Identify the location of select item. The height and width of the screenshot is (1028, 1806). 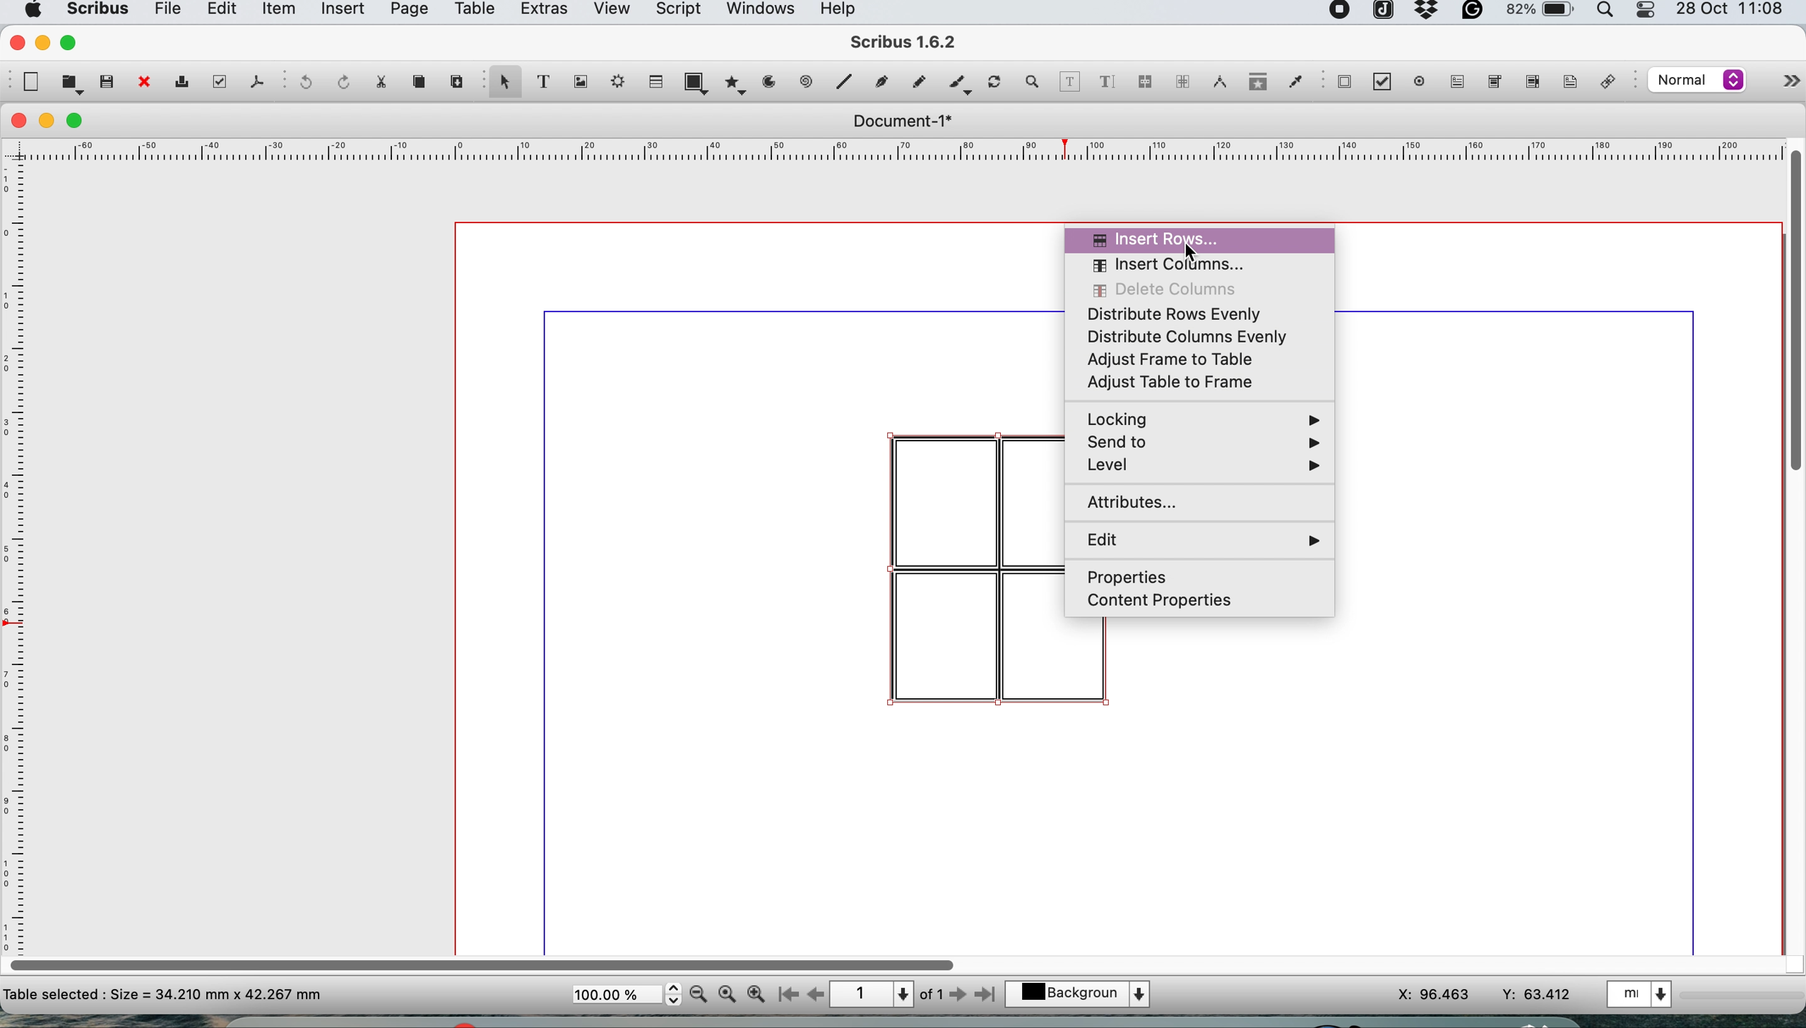
(503, 83).